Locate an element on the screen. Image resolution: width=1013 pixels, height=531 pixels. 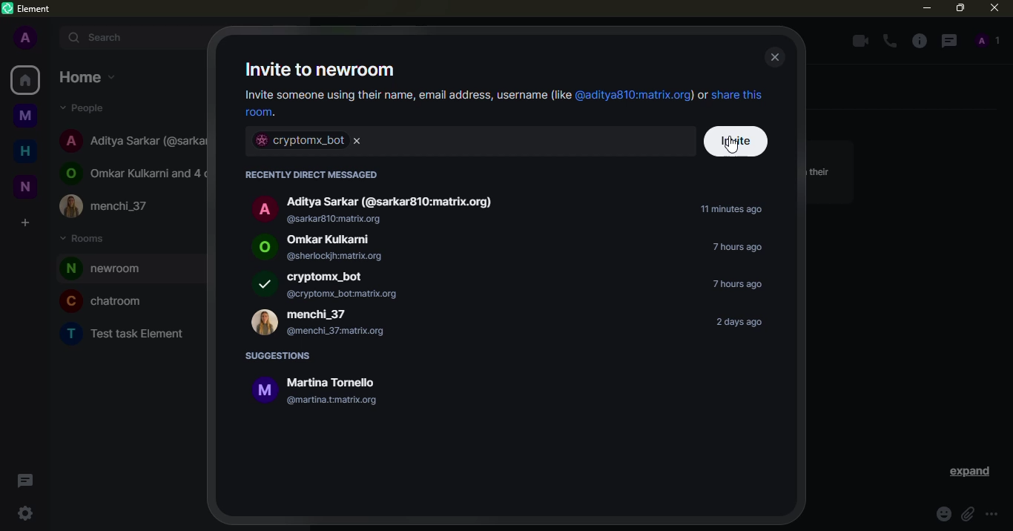
time is located at coordinates (726, 286).